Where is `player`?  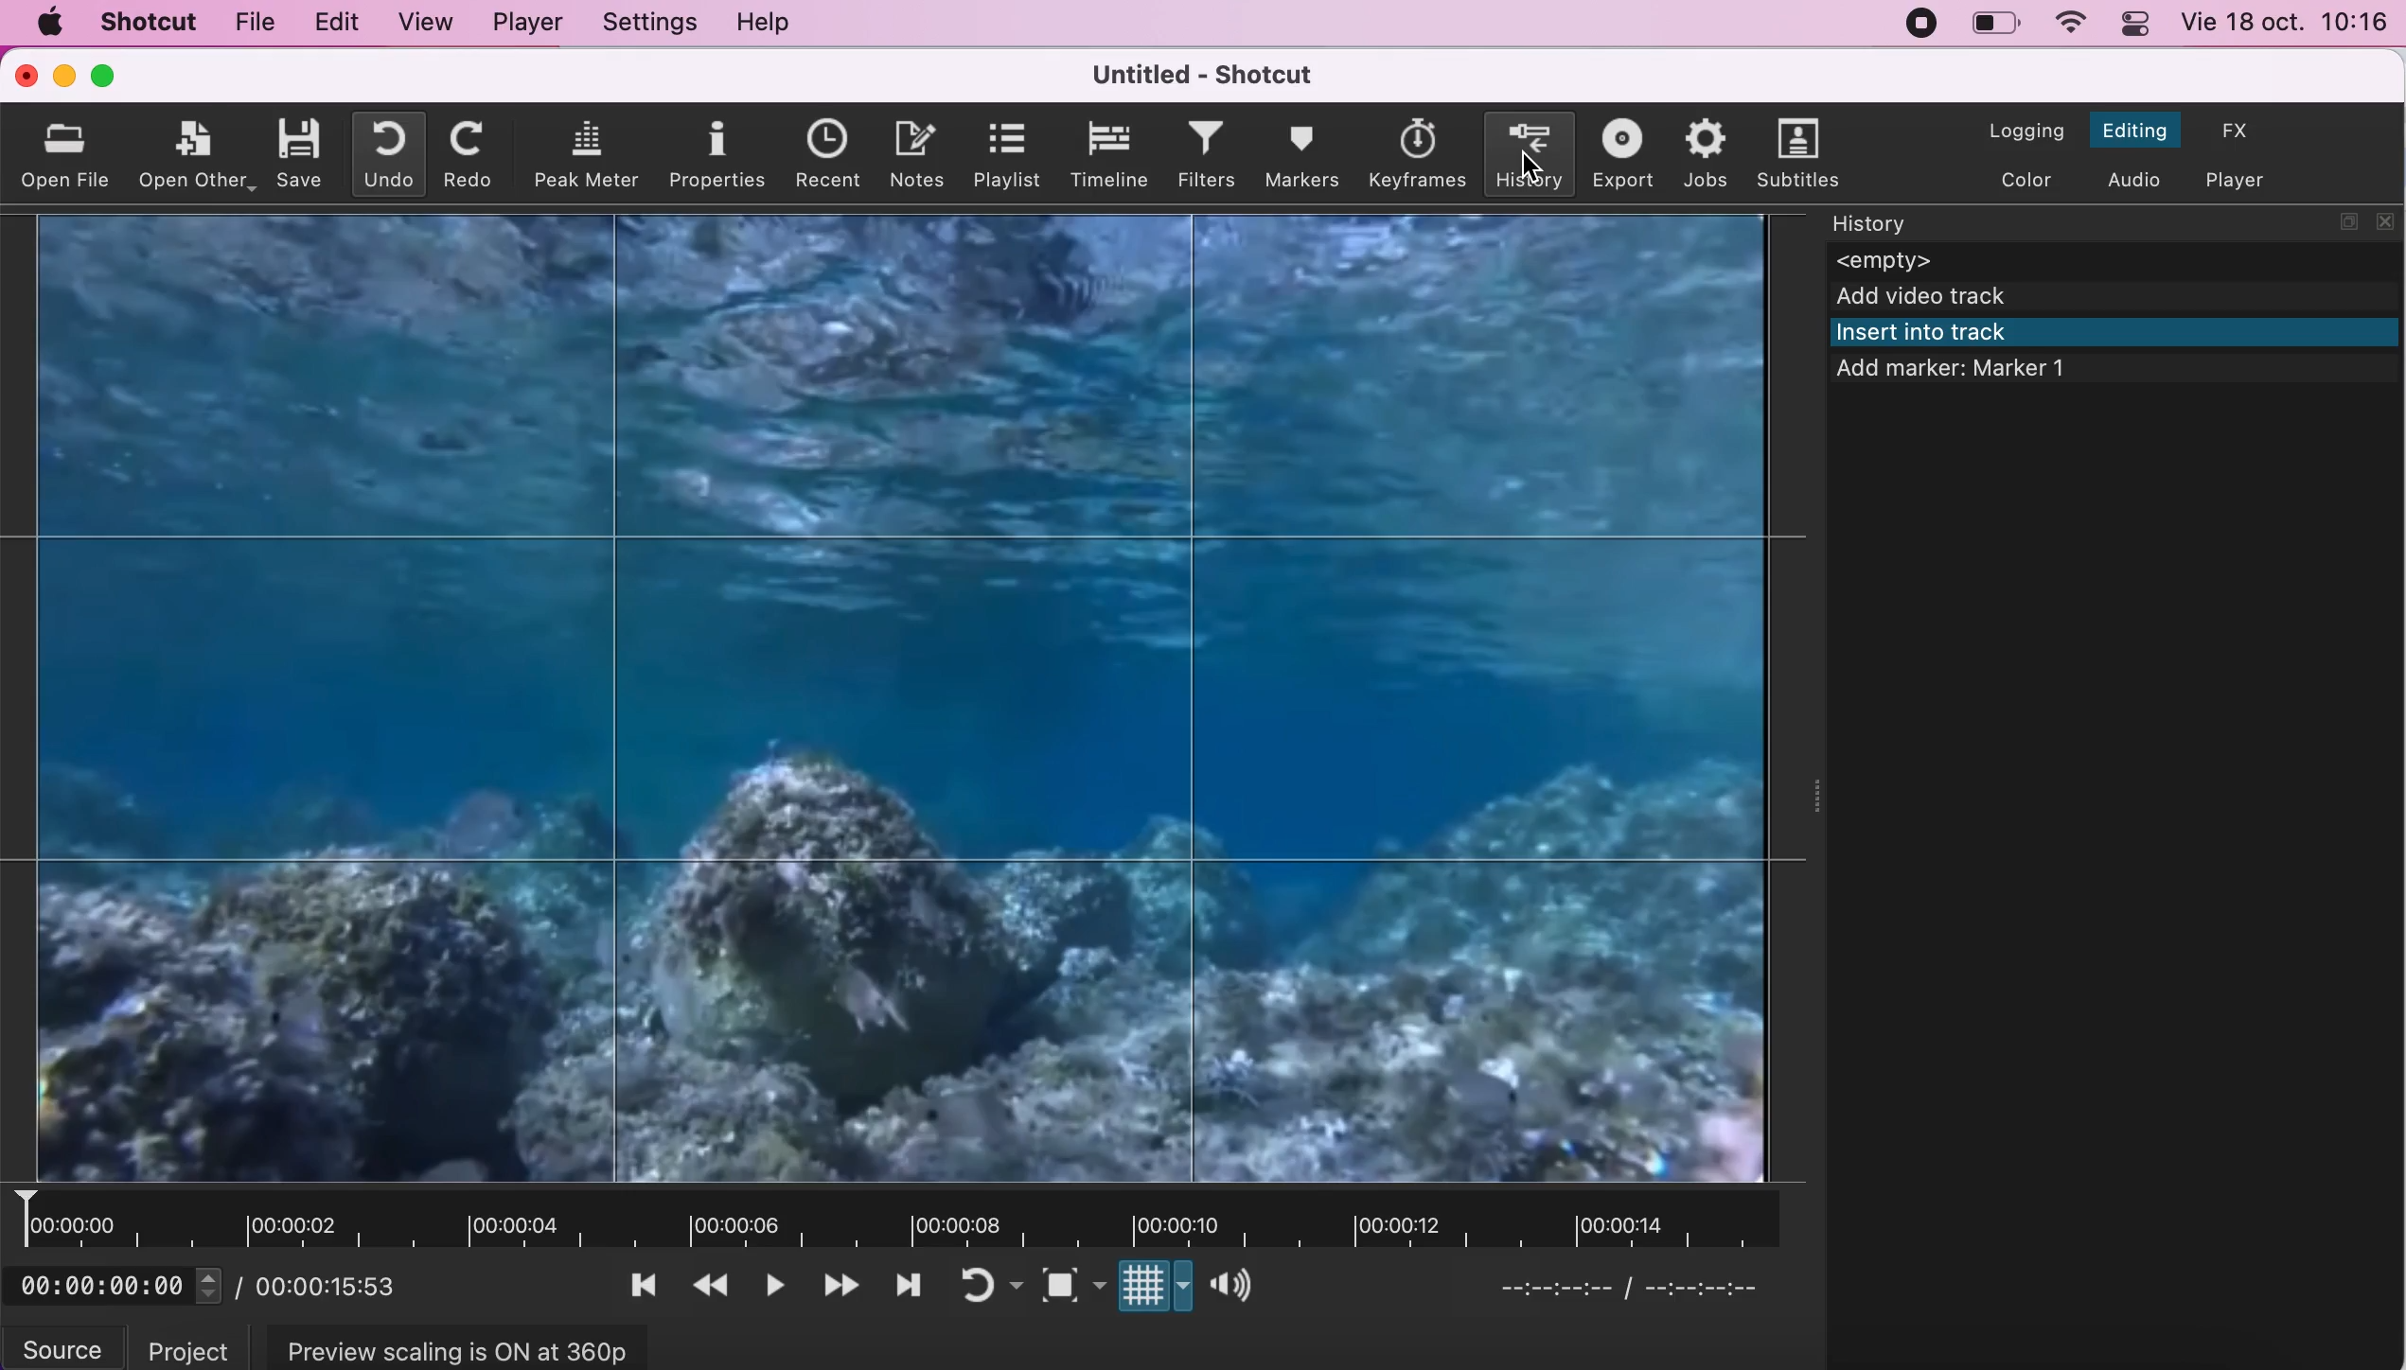
player is located at coordinates (534, 25).